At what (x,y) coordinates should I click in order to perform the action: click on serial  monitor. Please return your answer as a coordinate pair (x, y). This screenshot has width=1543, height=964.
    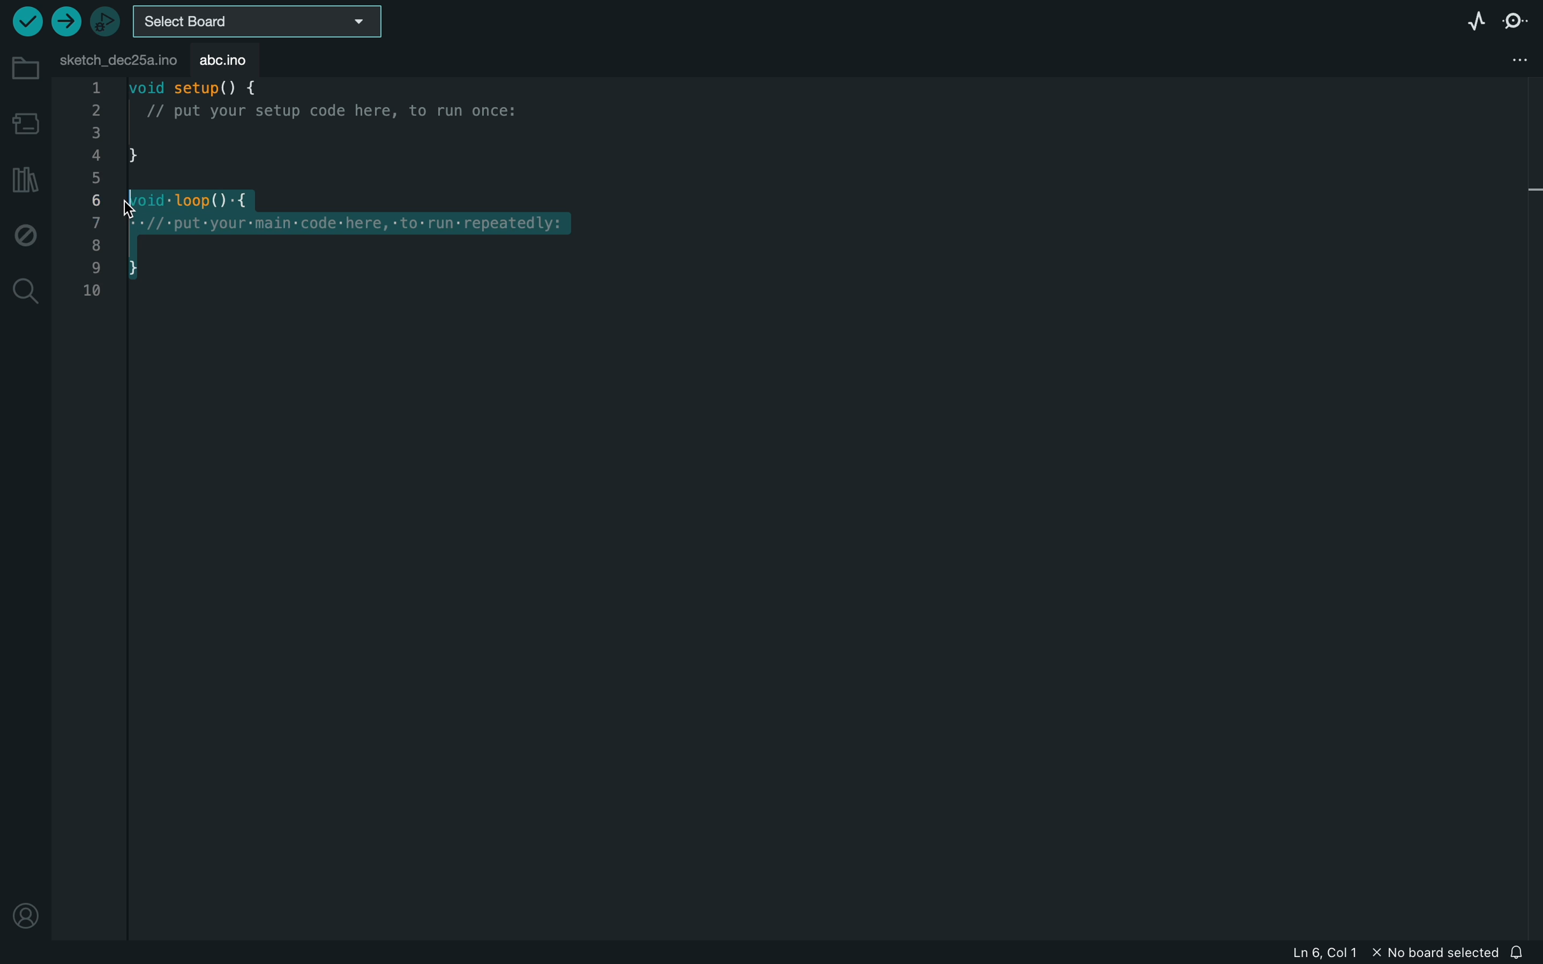
    Looking at the image, I should click on (1518, 23).